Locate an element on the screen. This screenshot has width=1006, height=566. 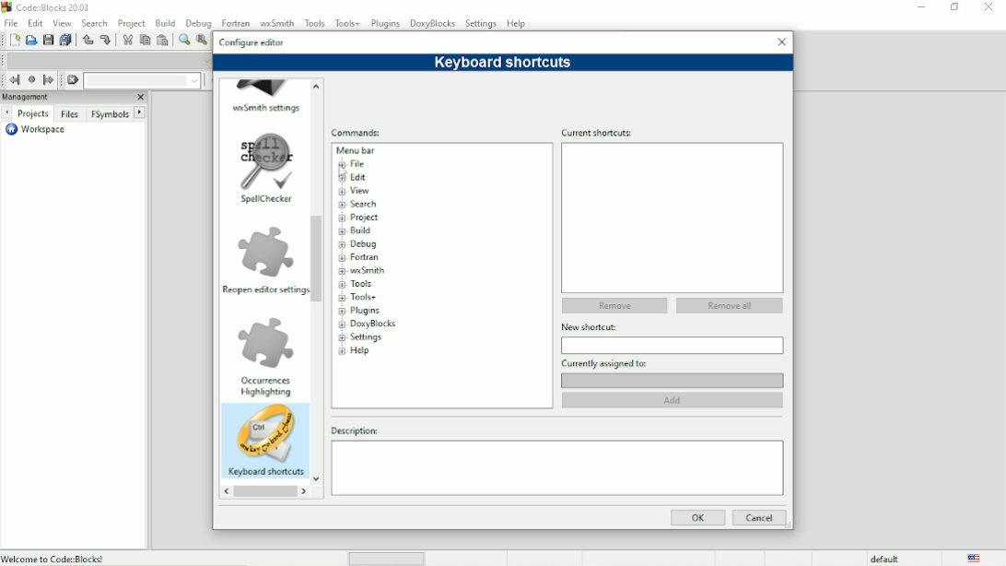
Open is located at coordinates (30, 40).